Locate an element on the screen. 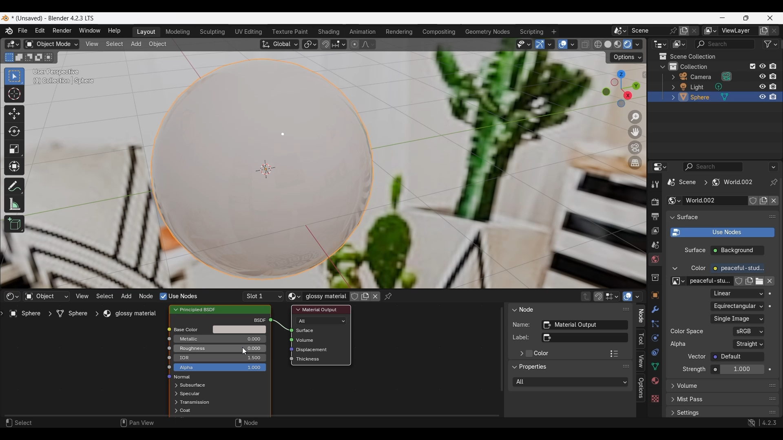 Image resolution: width=783 pixels, height=440 pixels. UV editing workspace is located at coordinates (248, 32).